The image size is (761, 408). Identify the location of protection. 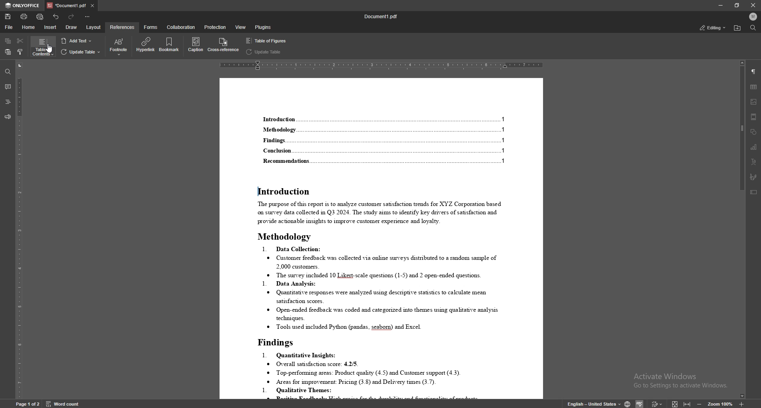
(215, 27).